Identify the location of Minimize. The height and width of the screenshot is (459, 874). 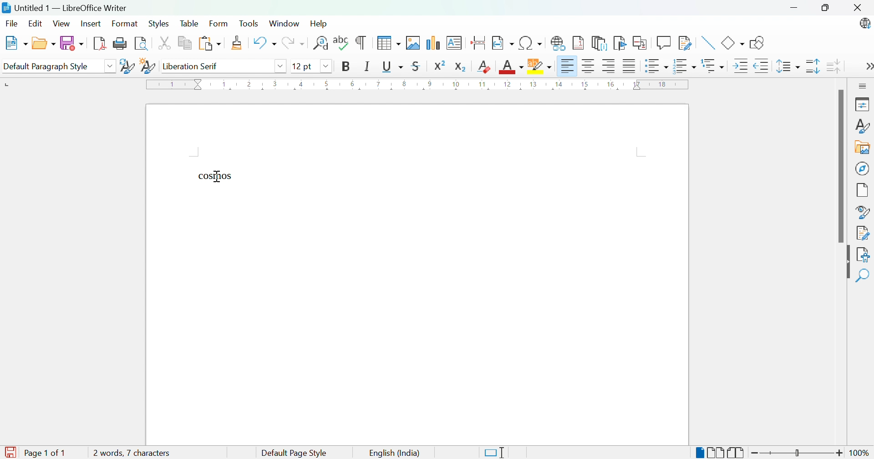
(796, 9).